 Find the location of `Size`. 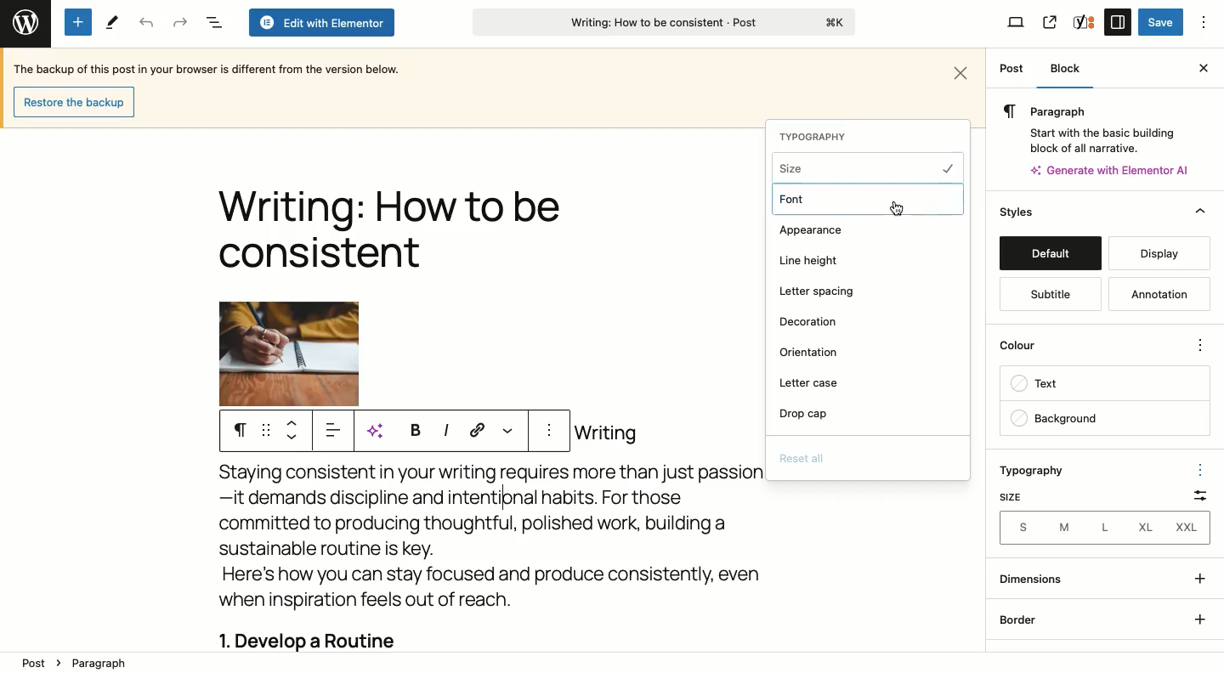

Size is located at coordinates (863, 167).